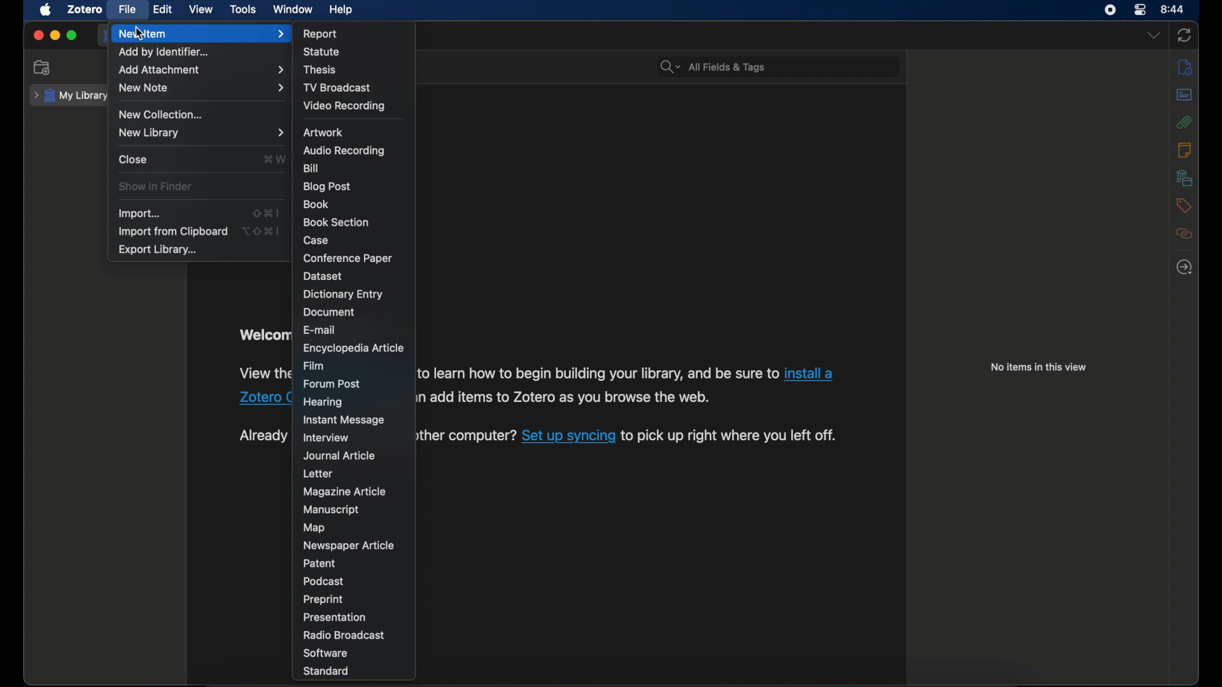 The image size is (1222, 687). What do you see at coordinates (69, 96) in the screenshot?
I see `my library` at bounding box center [69, 96].